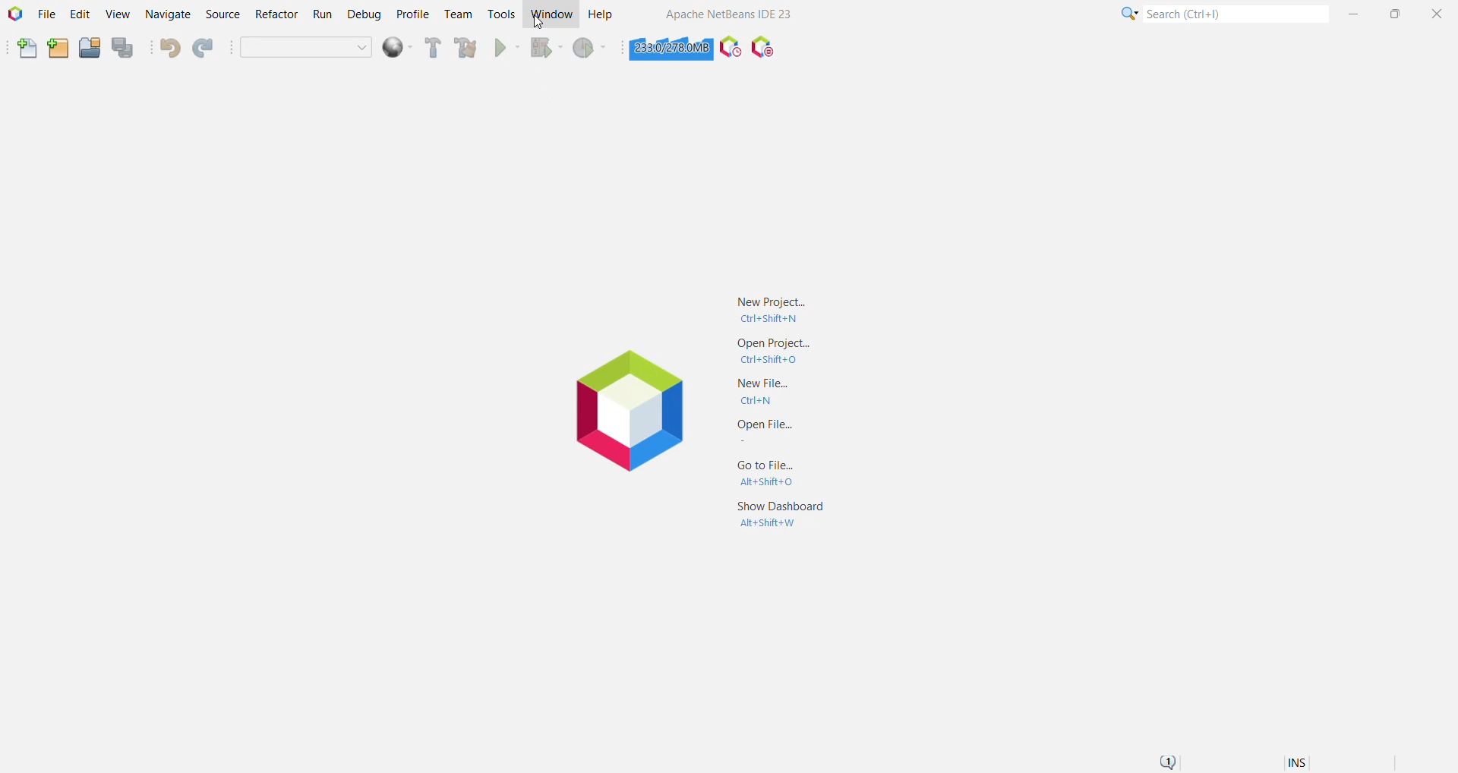 This screenshot has width=1458, height=773. Describe the element at coordinates (304, 46) in the screenshot. I see `Empty dropdown` at that location.